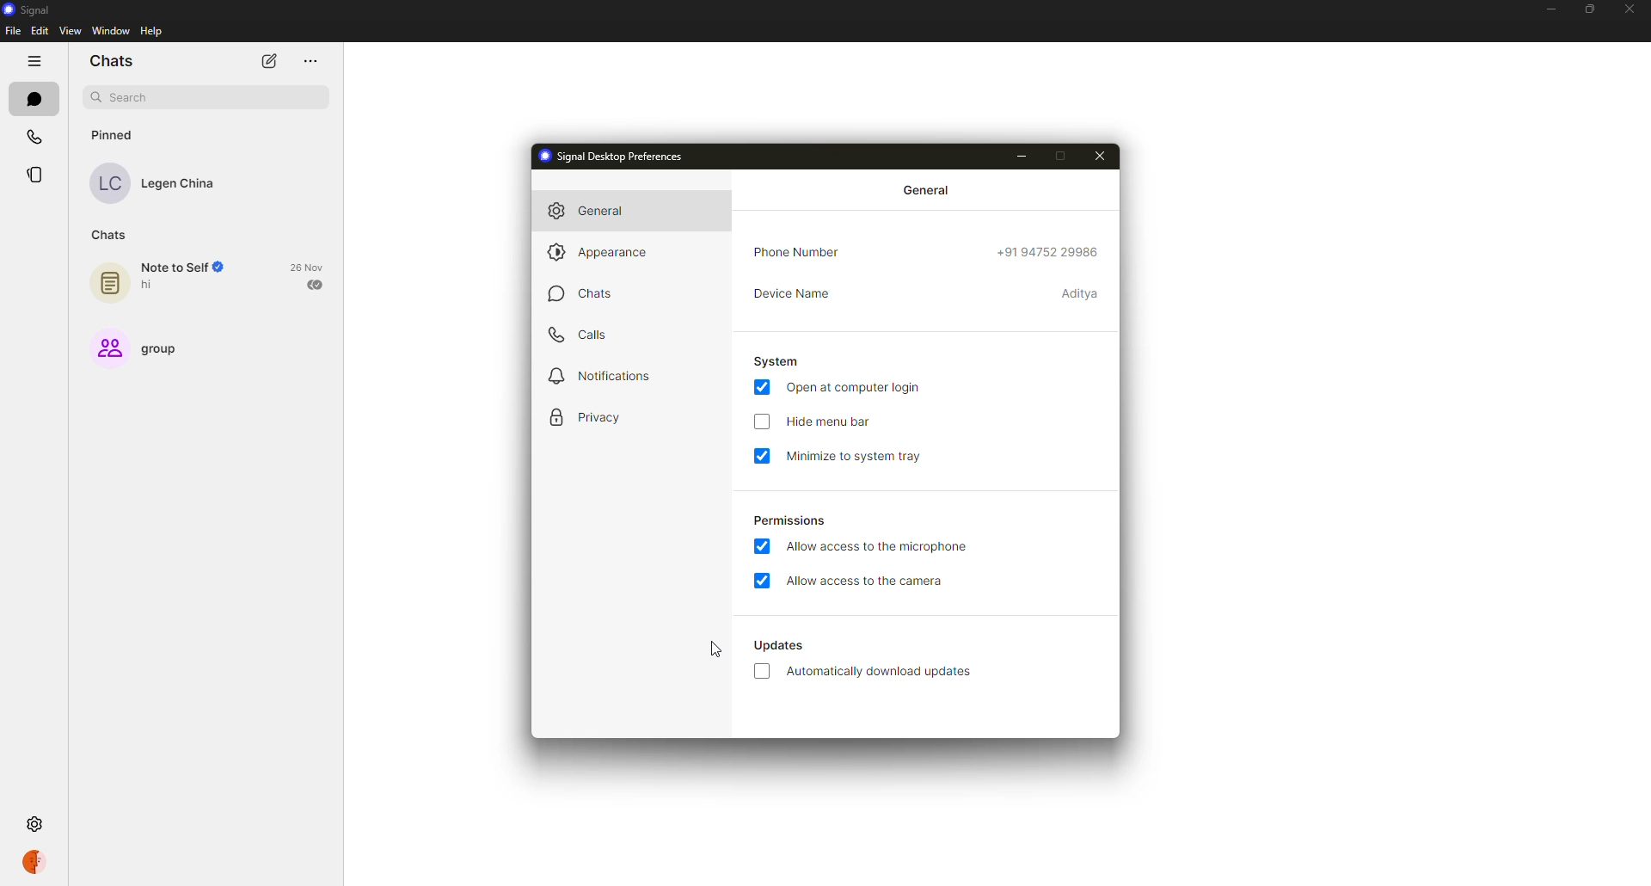 The image size is (1651, 886). What do you see at coordinates (592, 293) in the screenshot?
I see `chats` at bounding box center [592, 293].